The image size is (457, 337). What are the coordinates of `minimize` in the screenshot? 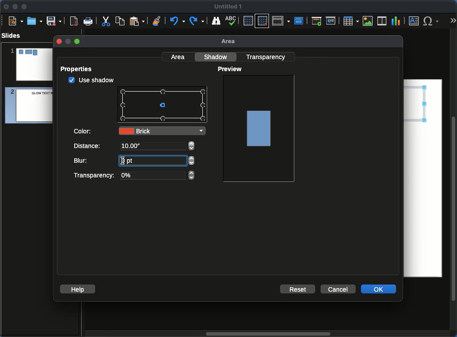 It's located at (67, 41).